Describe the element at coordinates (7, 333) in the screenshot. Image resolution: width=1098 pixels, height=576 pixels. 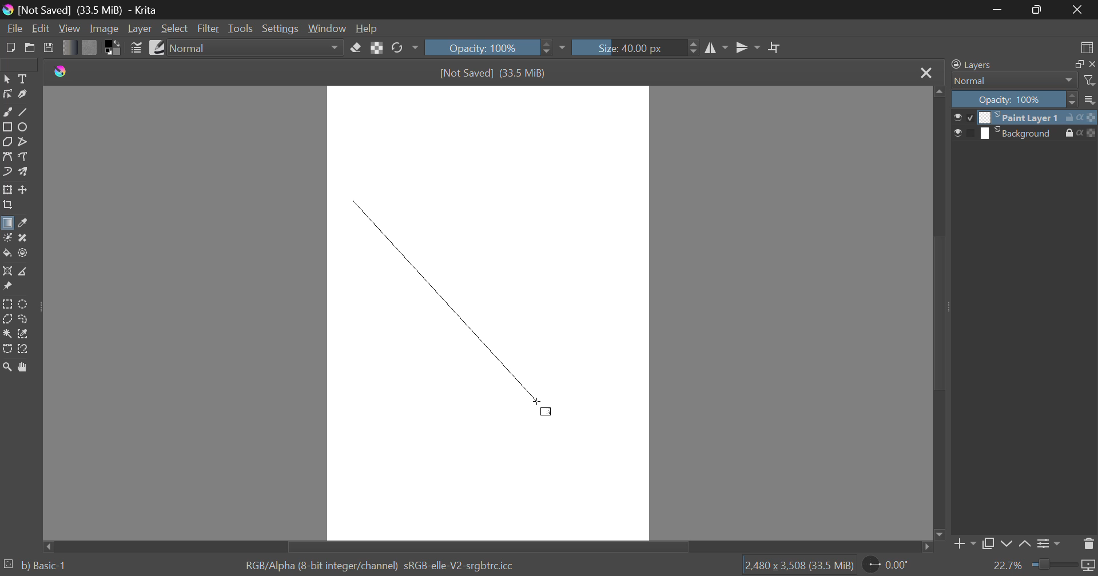
I see `Continuous Selection` at that location.